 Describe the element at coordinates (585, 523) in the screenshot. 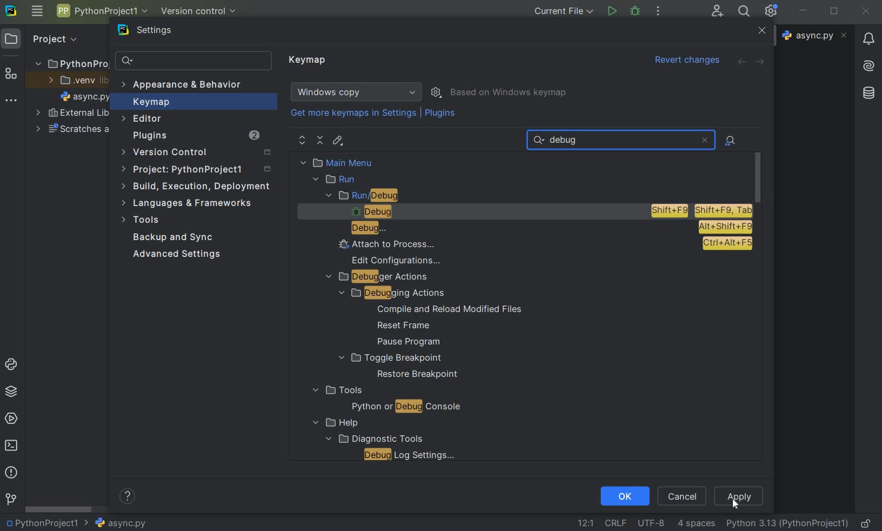

I see `go to line` at that location.